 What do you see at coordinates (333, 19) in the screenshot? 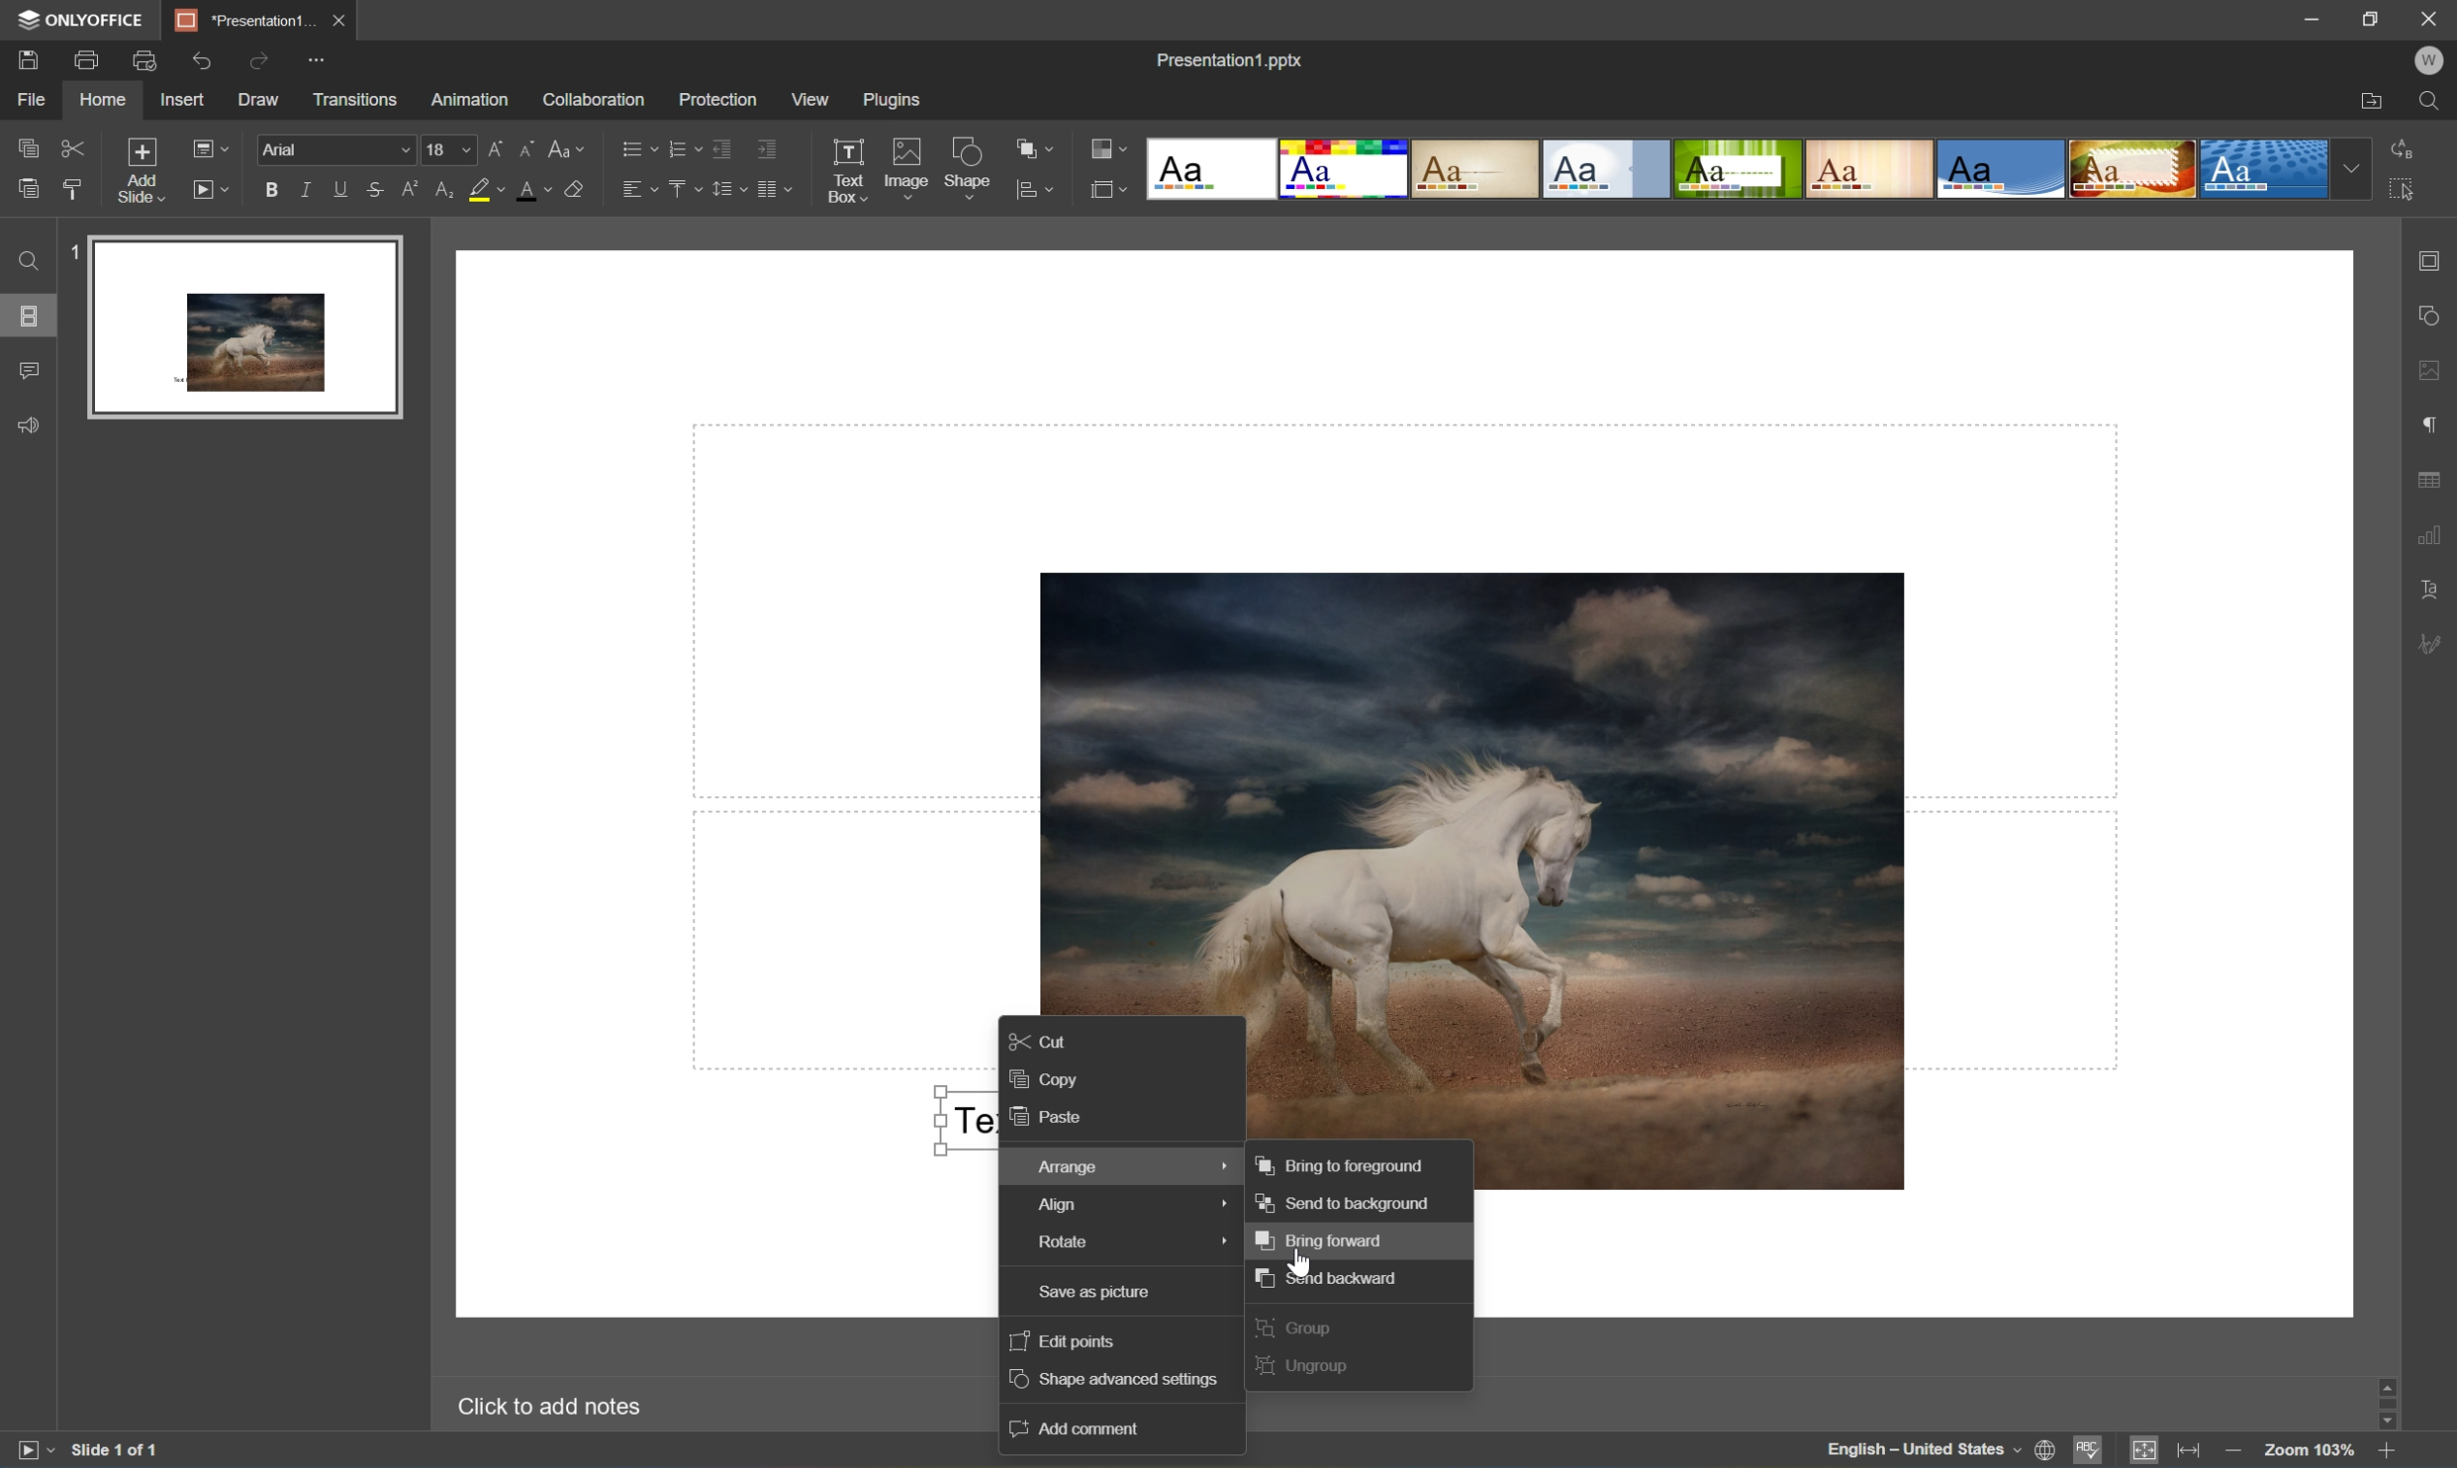
I see `Save` at bounding box center [333, 19].